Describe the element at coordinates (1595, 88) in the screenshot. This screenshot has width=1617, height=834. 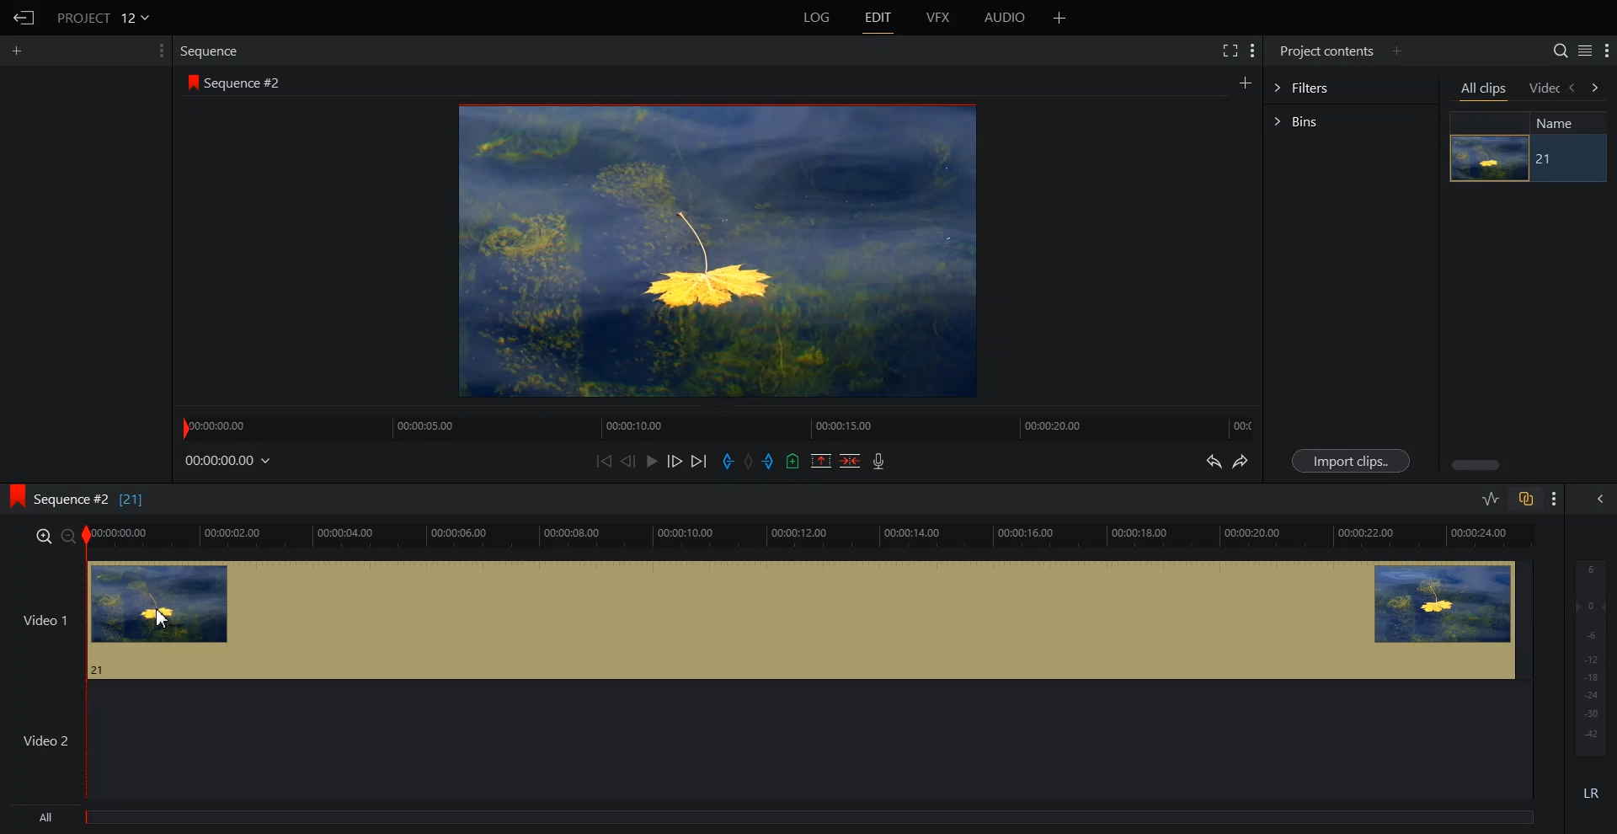
I see `Move forwaars` at that location.